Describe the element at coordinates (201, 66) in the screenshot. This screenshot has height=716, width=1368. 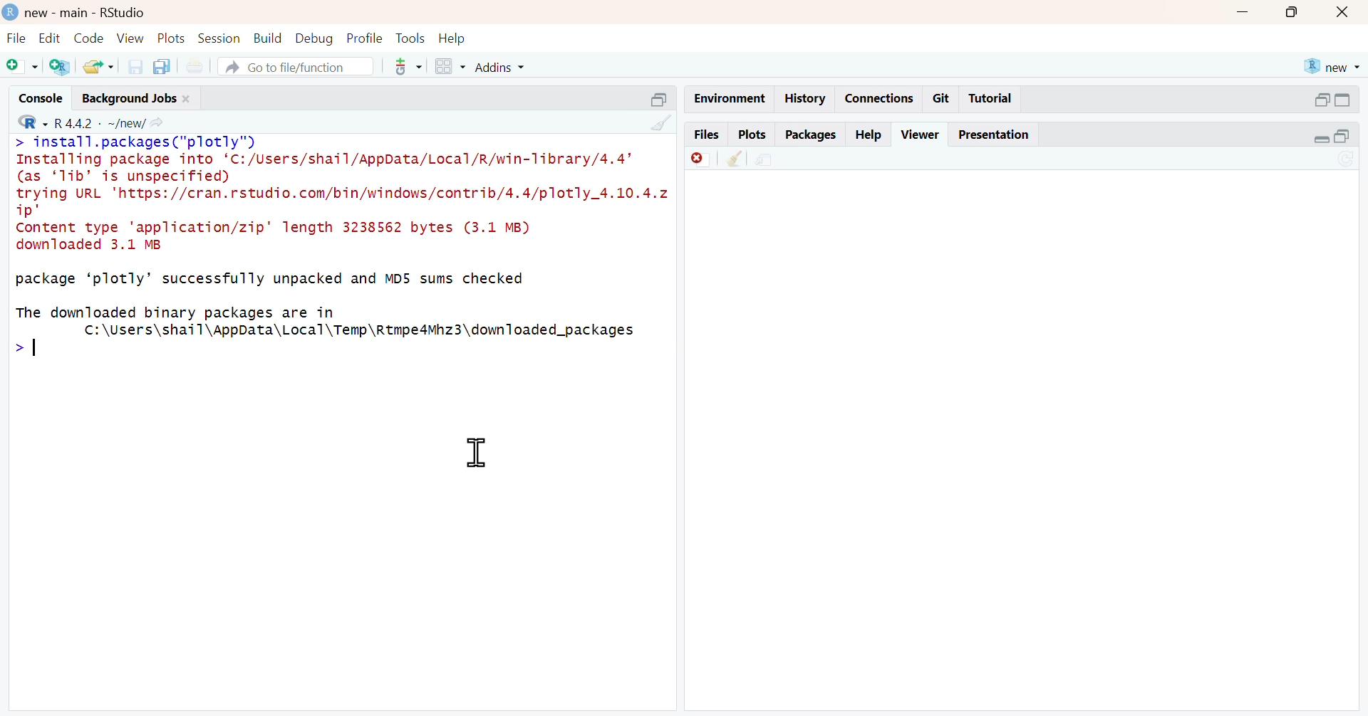
I see `print the current file` at that location.